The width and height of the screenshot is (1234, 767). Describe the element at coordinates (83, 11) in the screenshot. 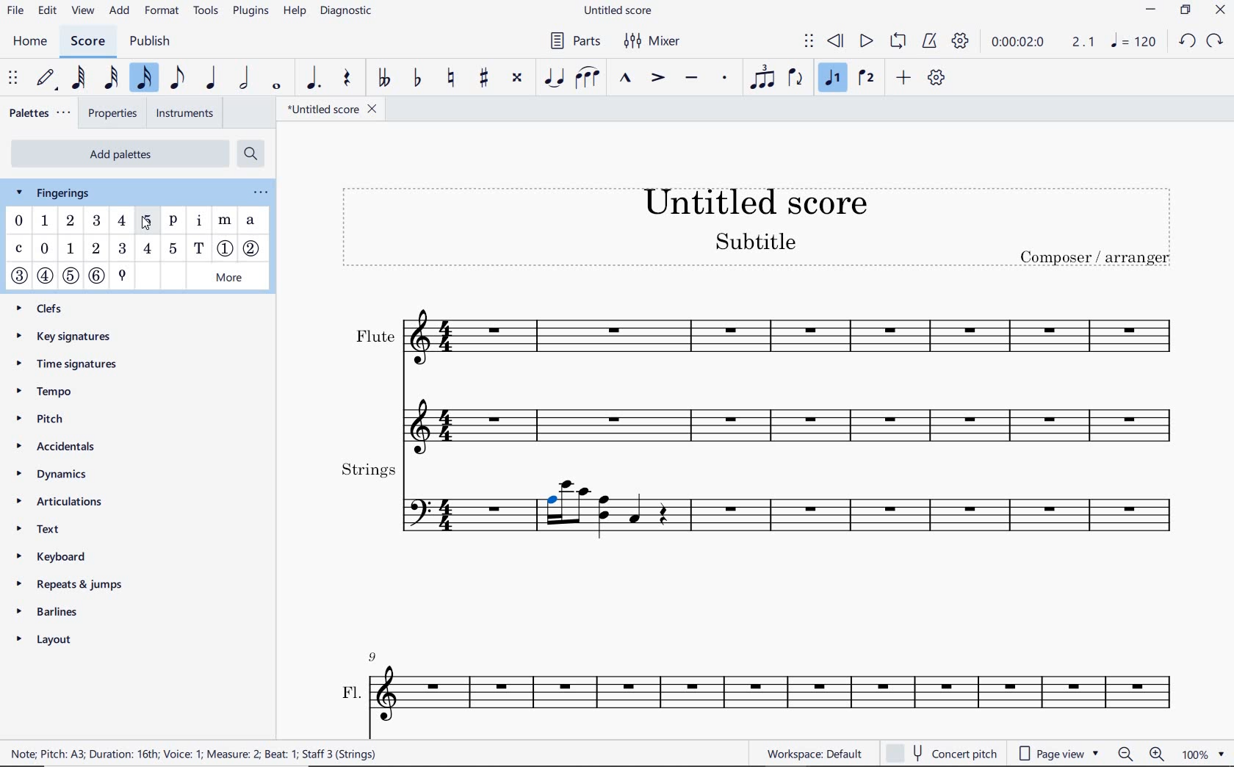

I see `view` at that location.